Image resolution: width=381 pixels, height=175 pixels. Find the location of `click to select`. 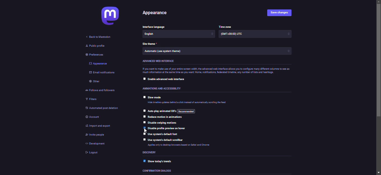

click to select is located at coordinates (144, 122).